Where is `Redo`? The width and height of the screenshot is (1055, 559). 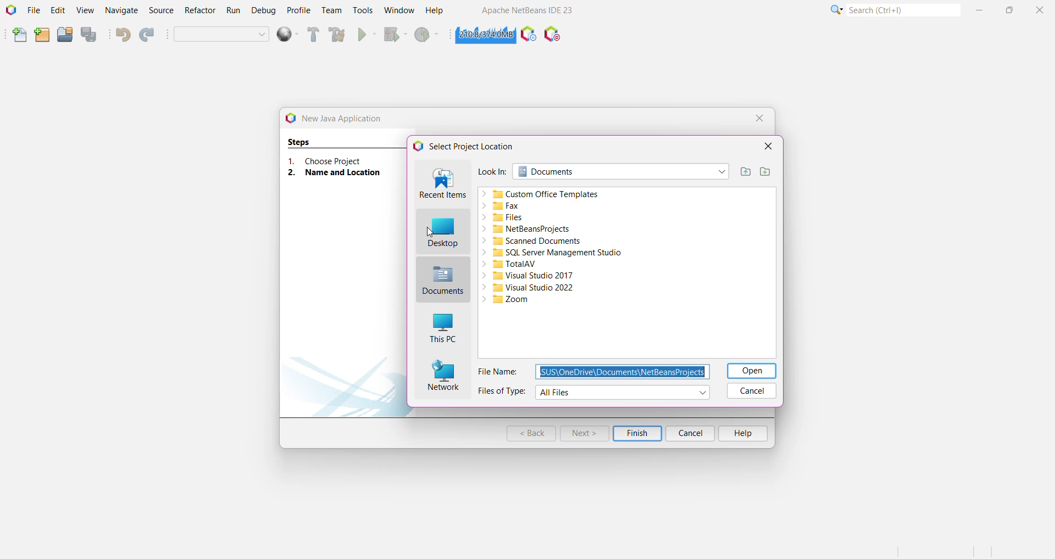
Redo is located at coordinates (147, 35).